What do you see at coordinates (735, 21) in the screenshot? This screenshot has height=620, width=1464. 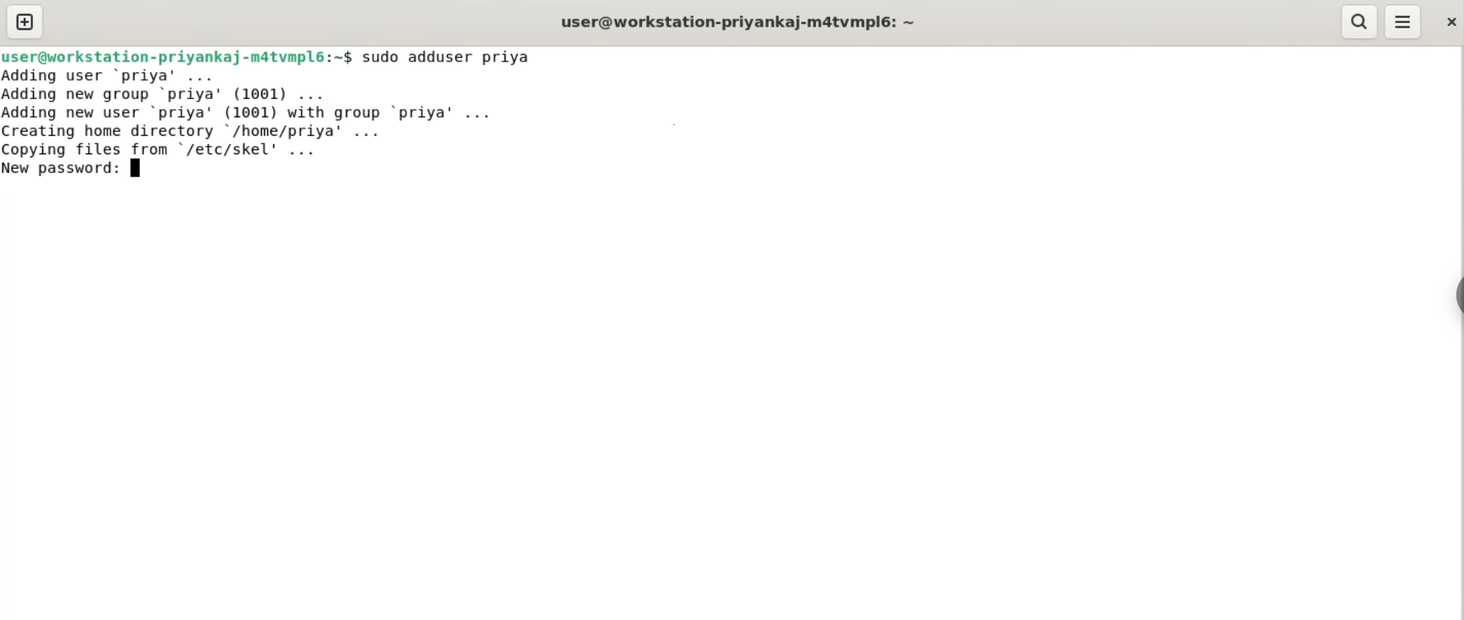 I see `user@workstation-priyankaj-m4tvmpl6:~` at bounding box center [735, 21].